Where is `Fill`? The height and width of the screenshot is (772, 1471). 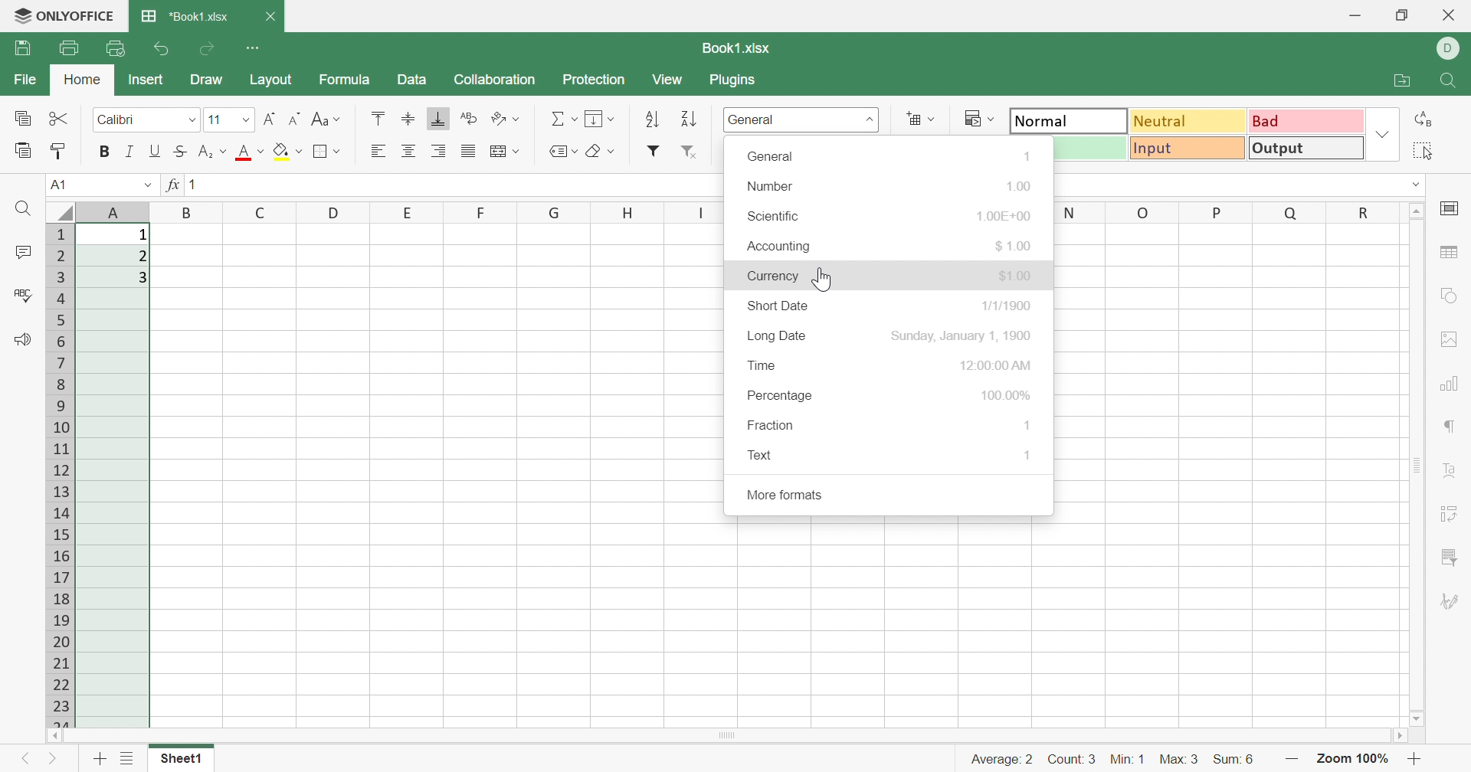
Fill is located at coordinates (598, 117).